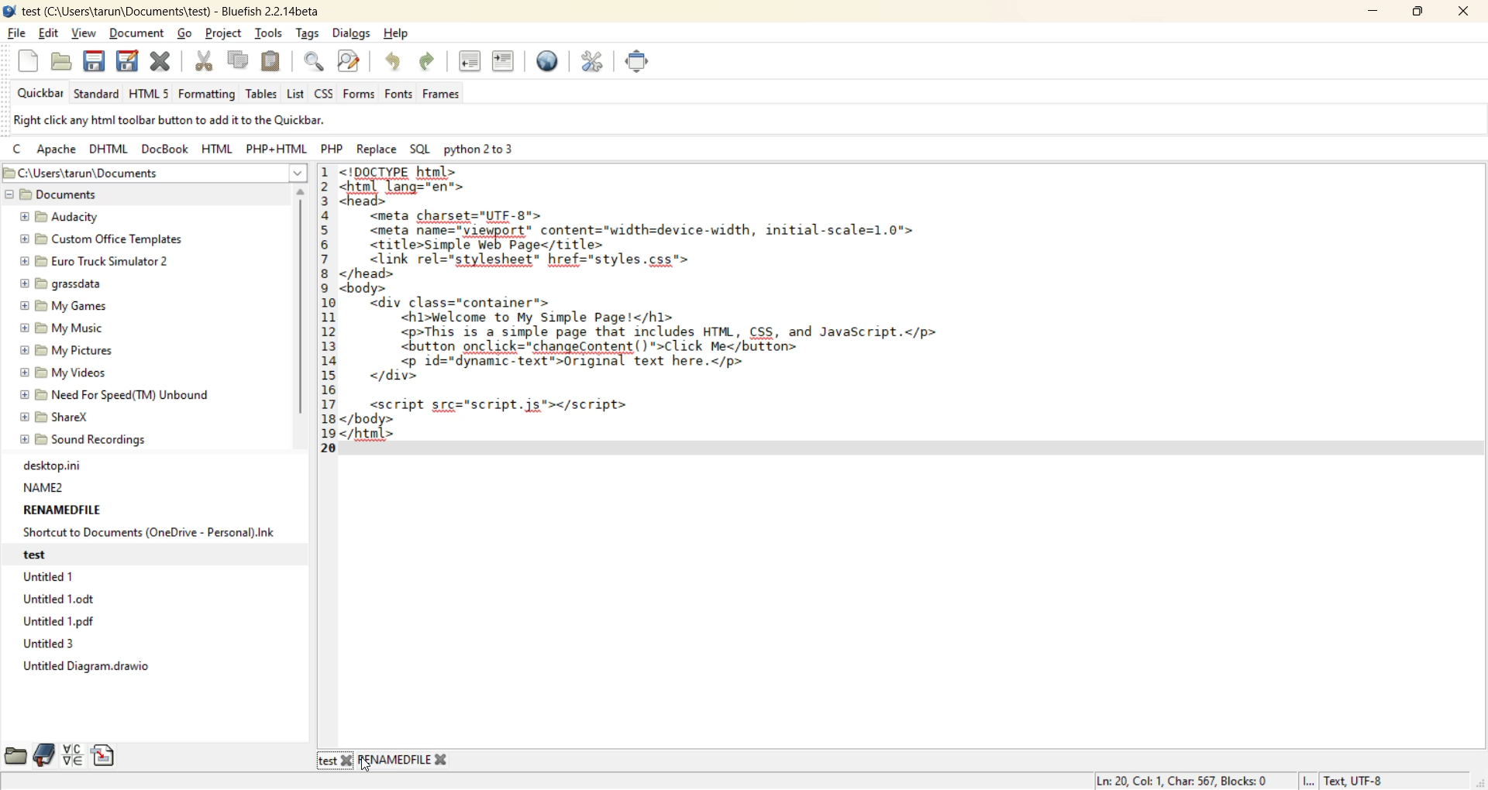 The image size is (1488, 790). What do you see at coordinates (268, 35) in the screenshot?
I see `tools` at bounding box center [268, 35].